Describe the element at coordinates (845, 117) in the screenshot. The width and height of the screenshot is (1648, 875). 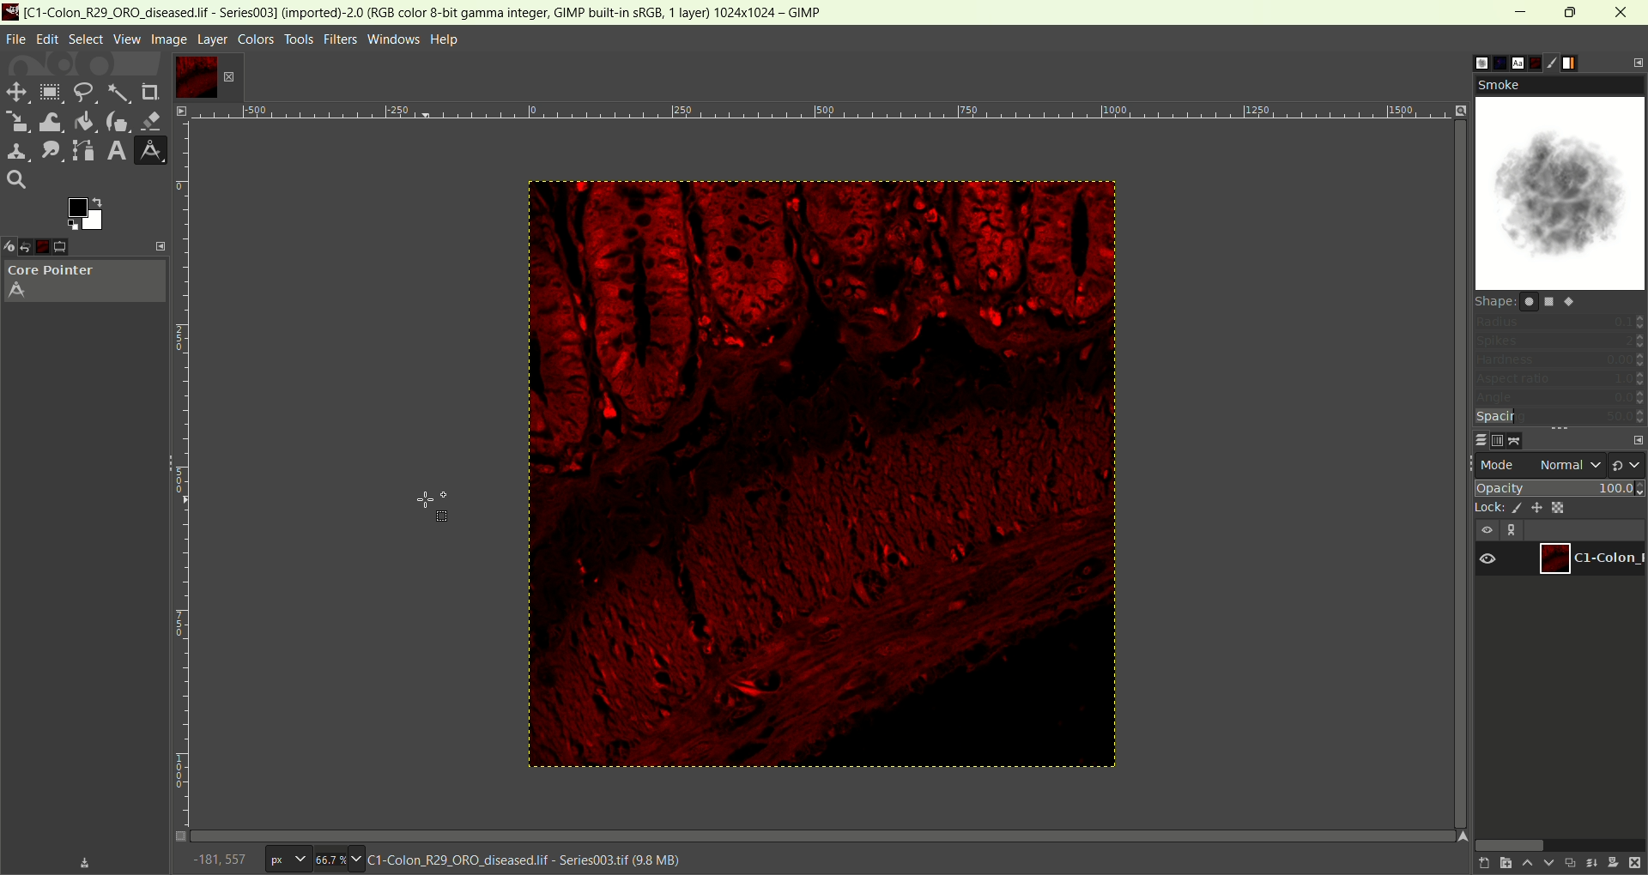
I see `zoom factor` at that location.